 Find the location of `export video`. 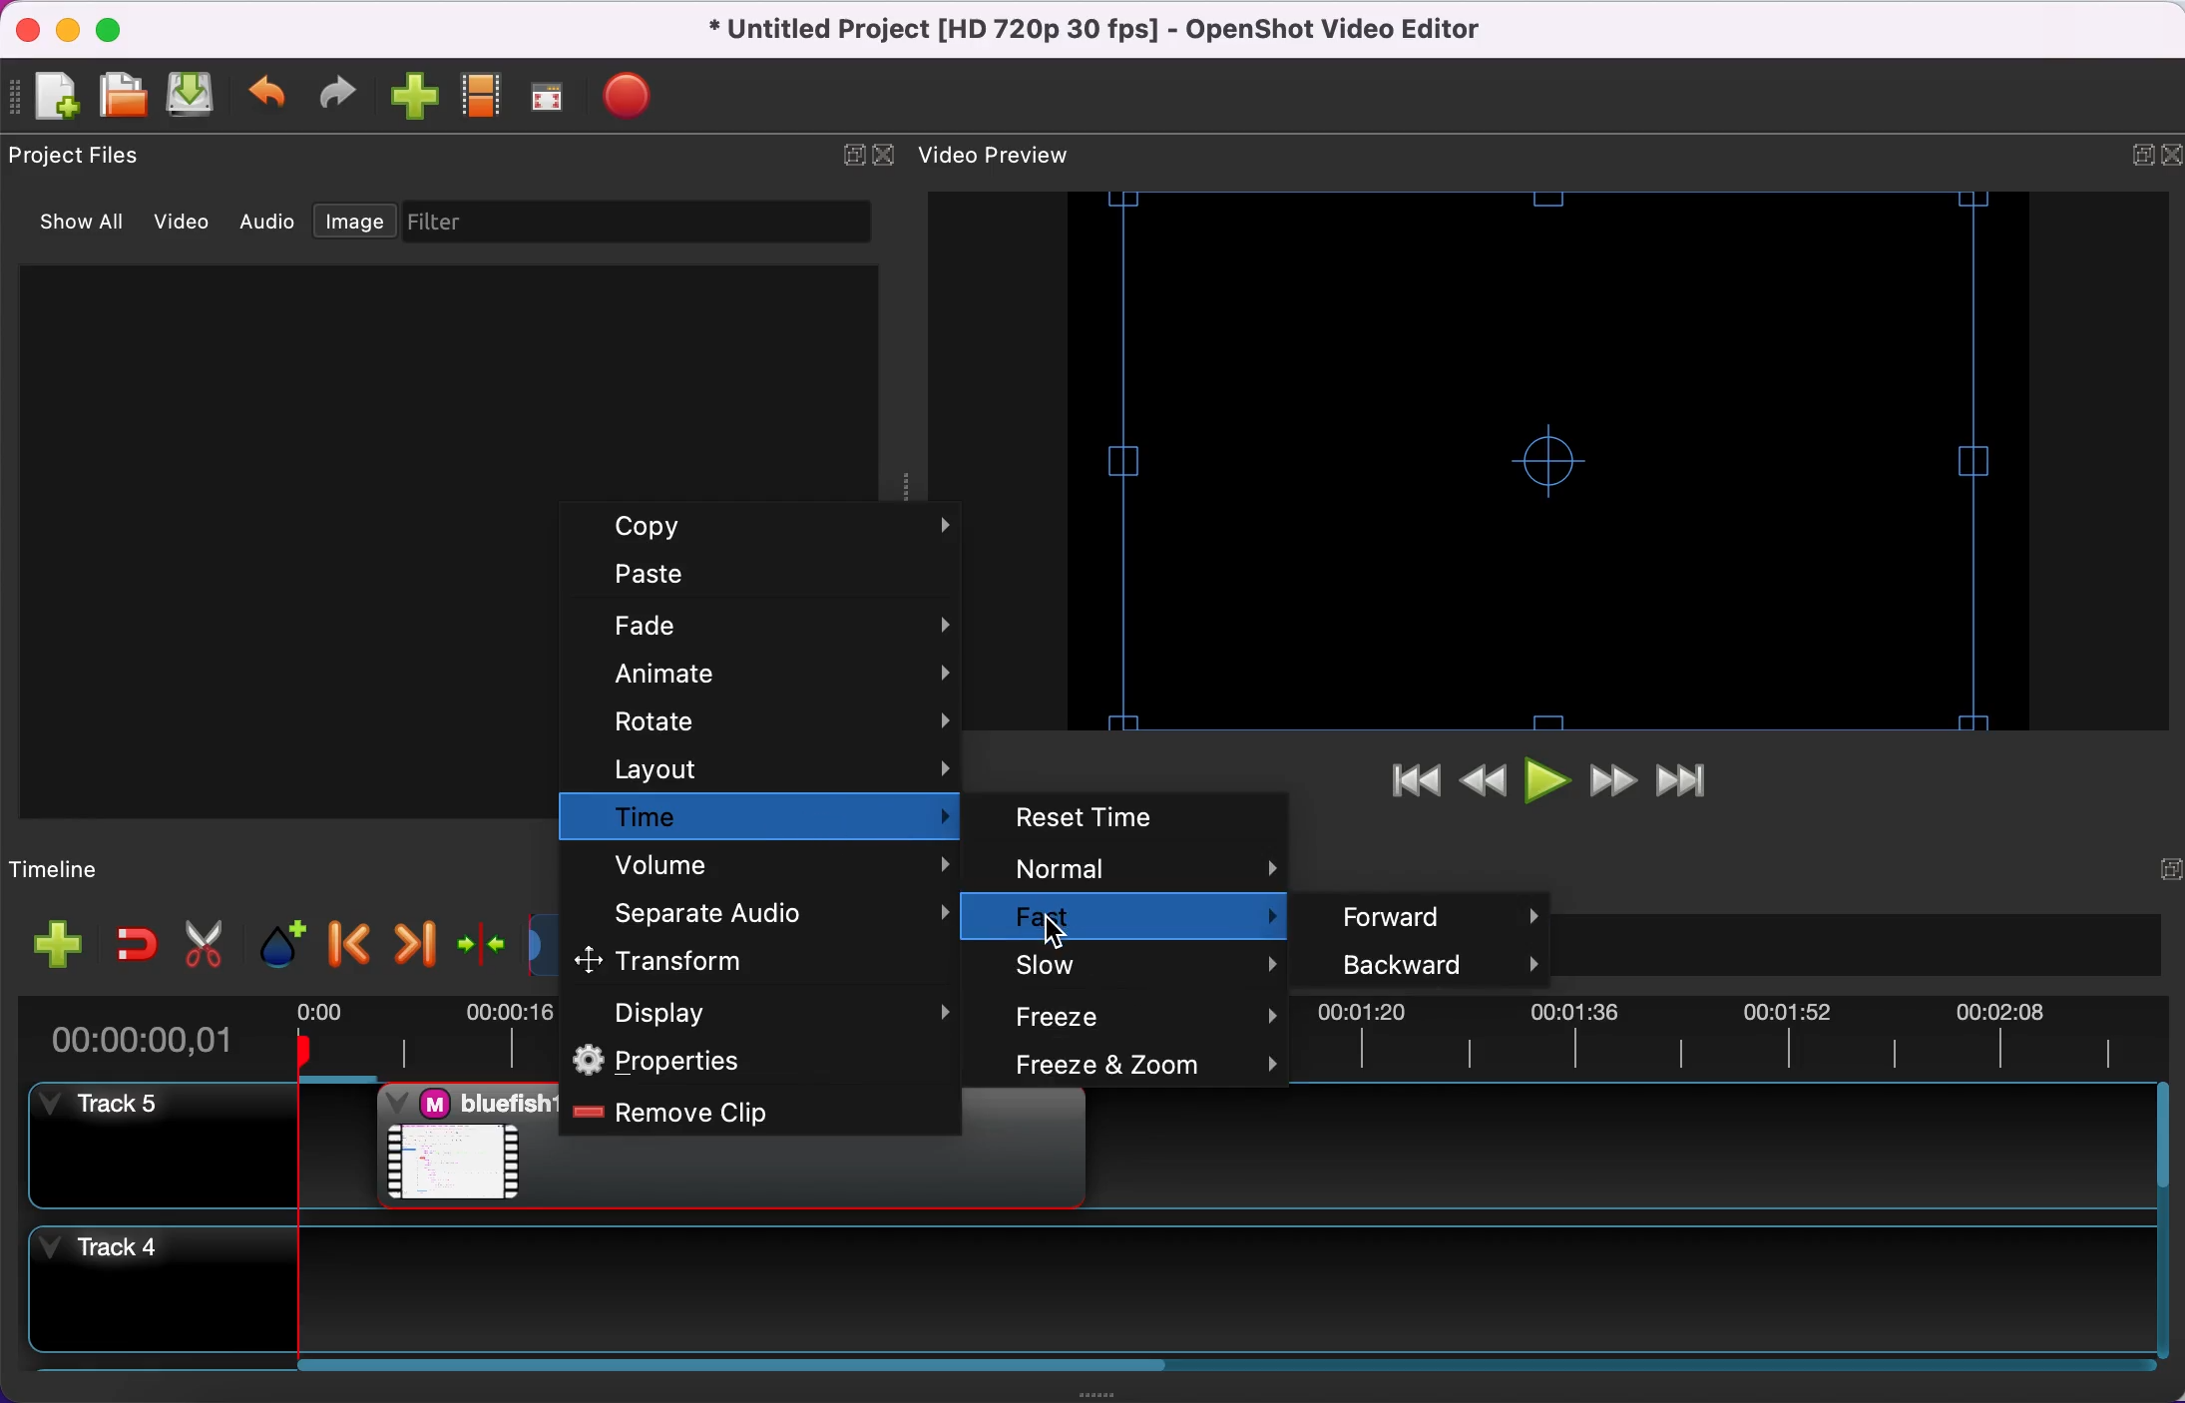

export video is located at coordinates (638, 97).